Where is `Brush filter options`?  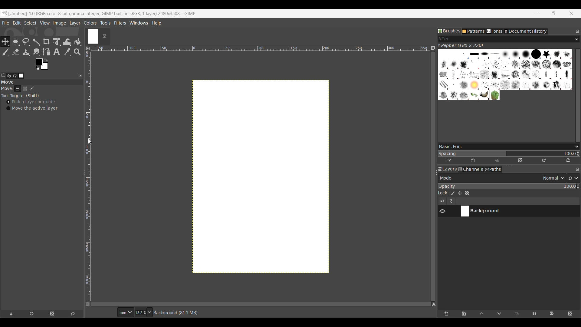
Brush filter options is located at coordinates (577, 39).